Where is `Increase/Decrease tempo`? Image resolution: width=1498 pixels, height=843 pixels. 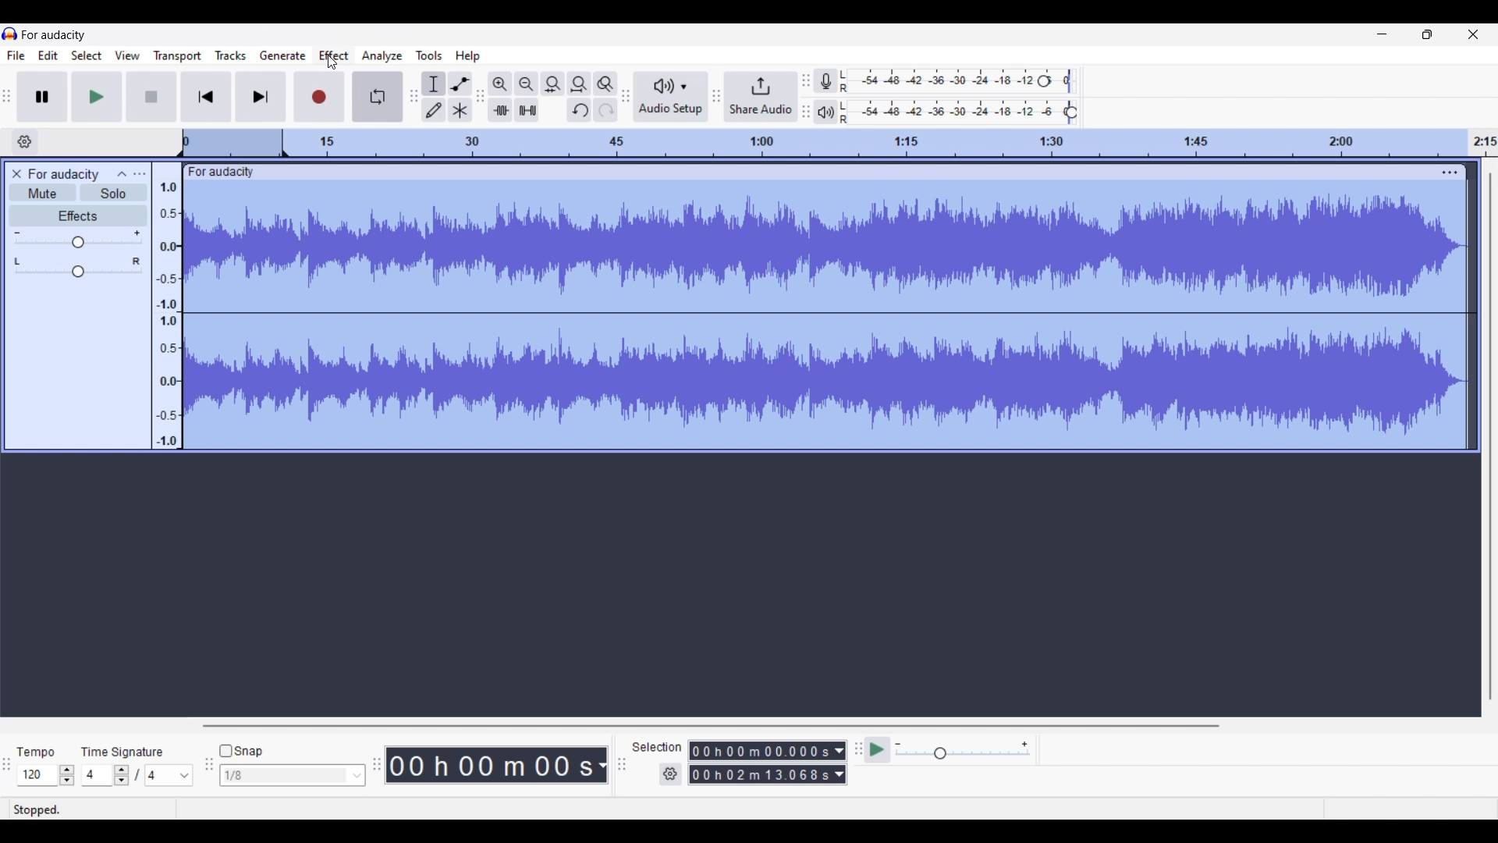 Increase/Decrease tempo is located at coordinates (67, 775).